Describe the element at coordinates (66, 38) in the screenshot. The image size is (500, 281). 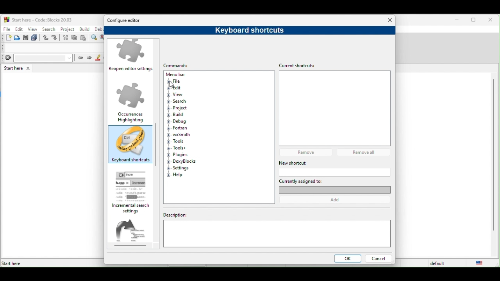
I see `cut` at that location.